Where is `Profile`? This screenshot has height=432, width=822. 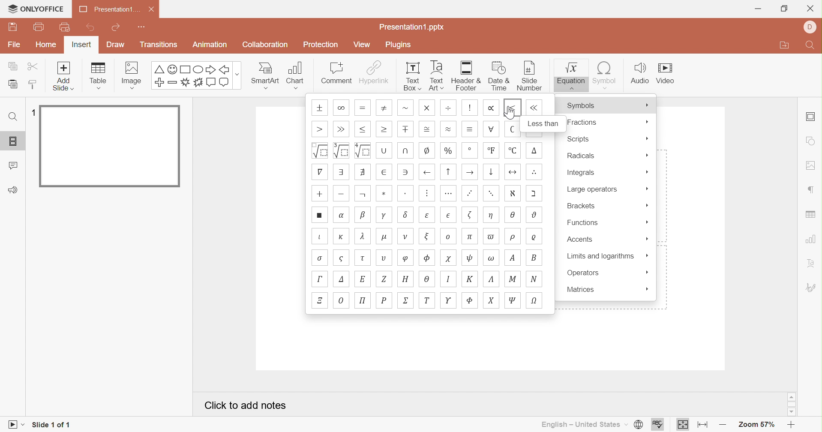 Profile is located at coordinates (812, 27).